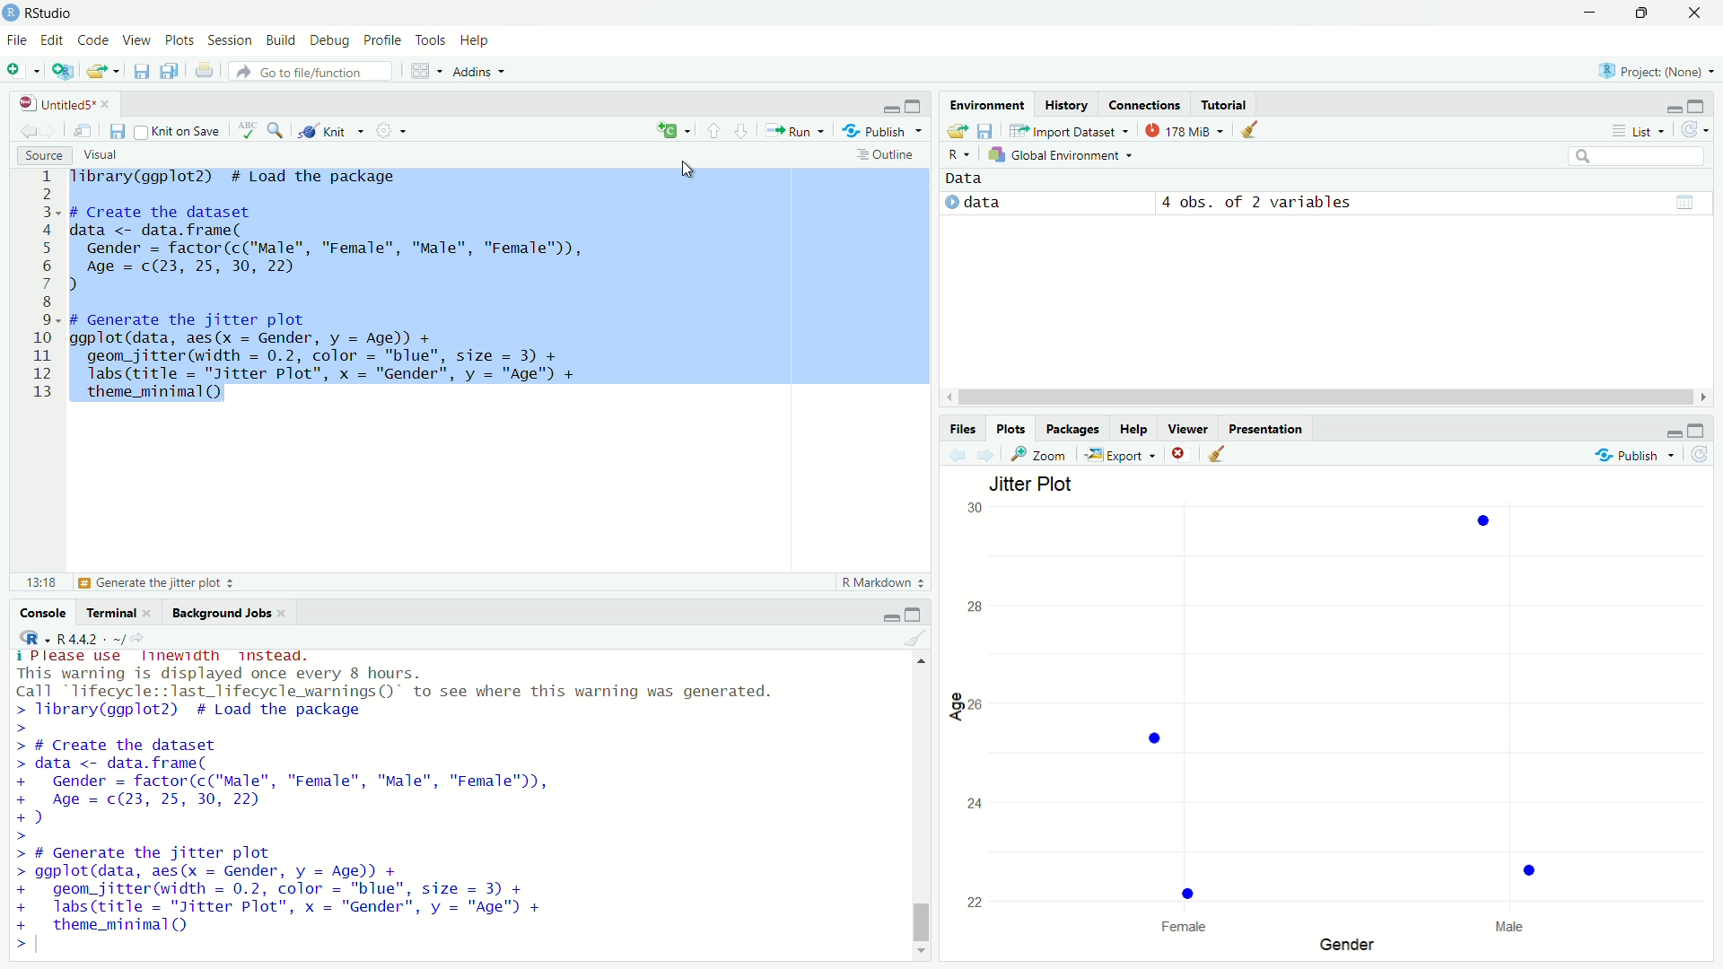 Image resolution: width=1723 pixels, height=969 pixels. What do you see at coordinates (1220, 455) in the screenshot?
I see `clear all plots` at bounding box center [1220, 455].